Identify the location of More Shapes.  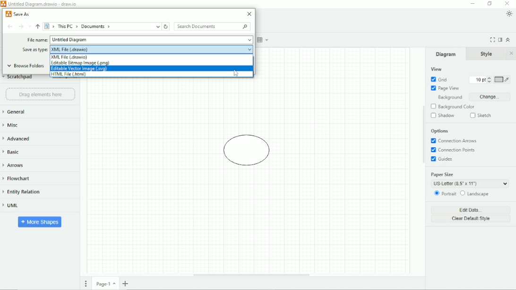
(40, 222).